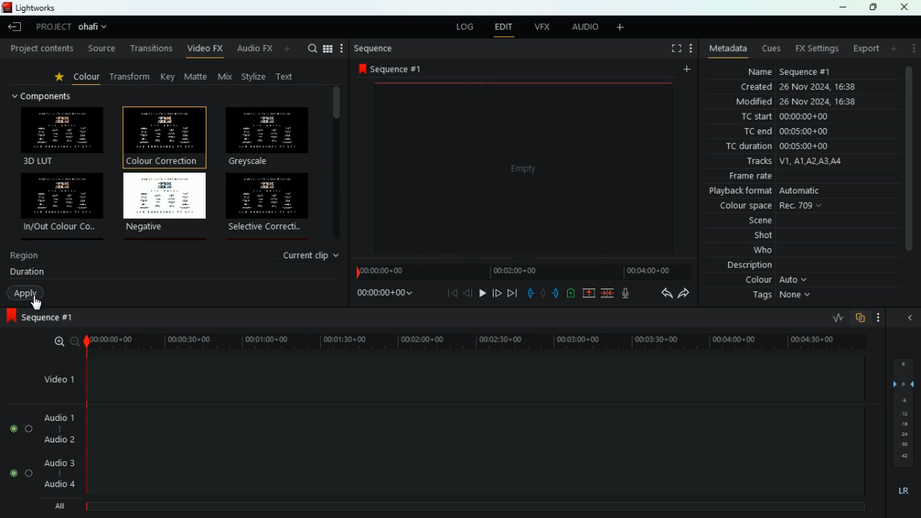  I want to click on project, so click(50, 27).